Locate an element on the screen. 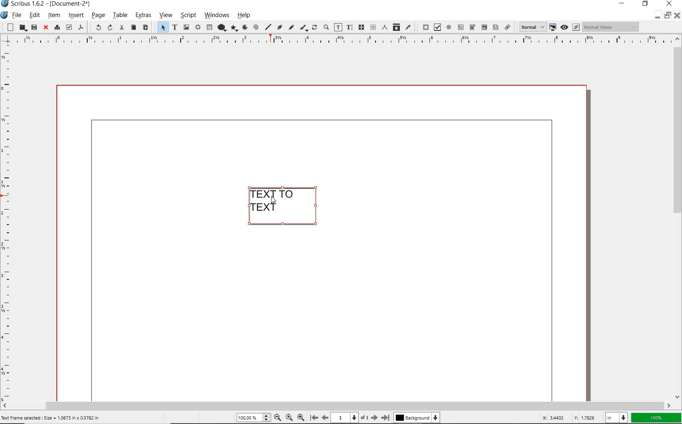 The width and height of the screenshot is (682, 424). table is located at coordinates (209, 27).